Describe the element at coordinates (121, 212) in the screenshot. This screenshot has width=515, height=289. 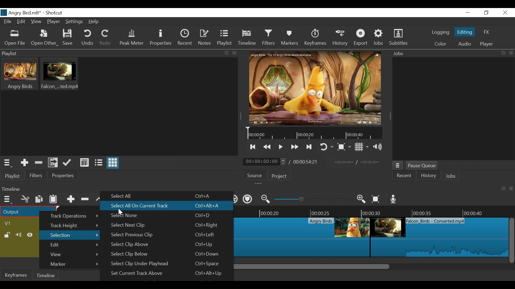
I see `Cursor` at that location.